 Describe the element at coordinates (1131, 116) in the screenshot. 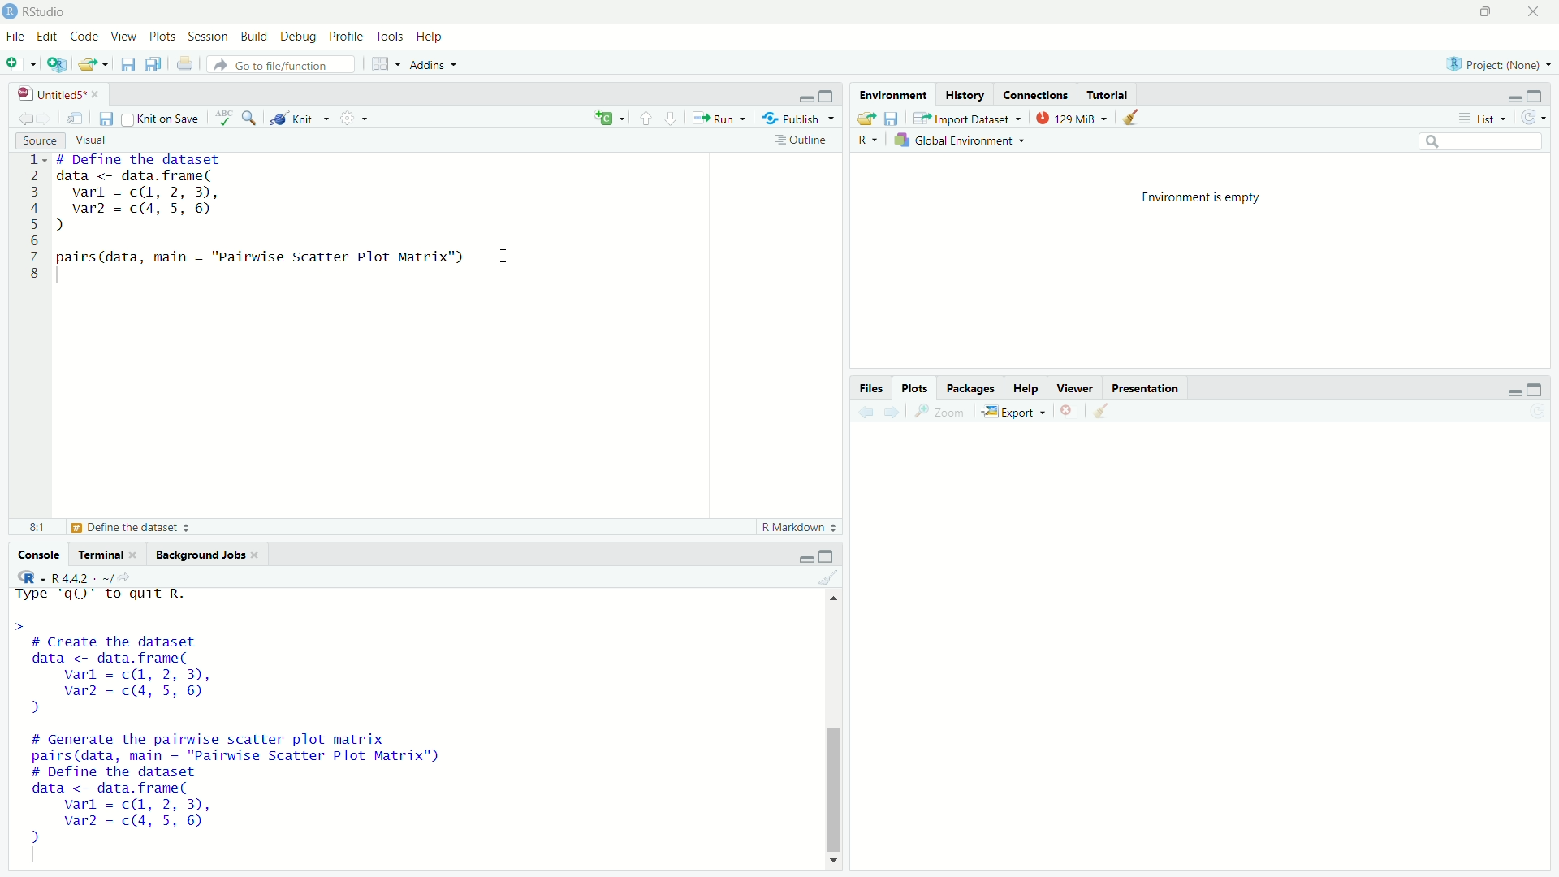

I see `Clear console (Ctrl +L)` at that location.